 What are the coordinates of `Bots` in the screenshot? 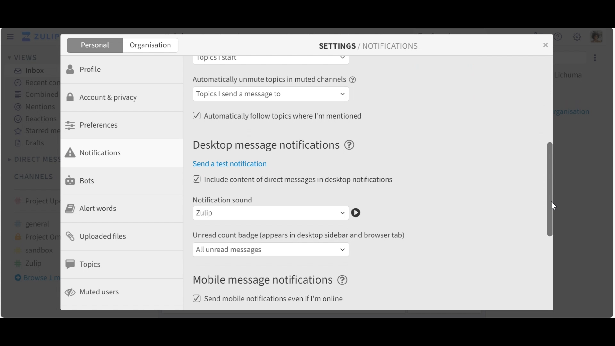 It's located at (82, 180).